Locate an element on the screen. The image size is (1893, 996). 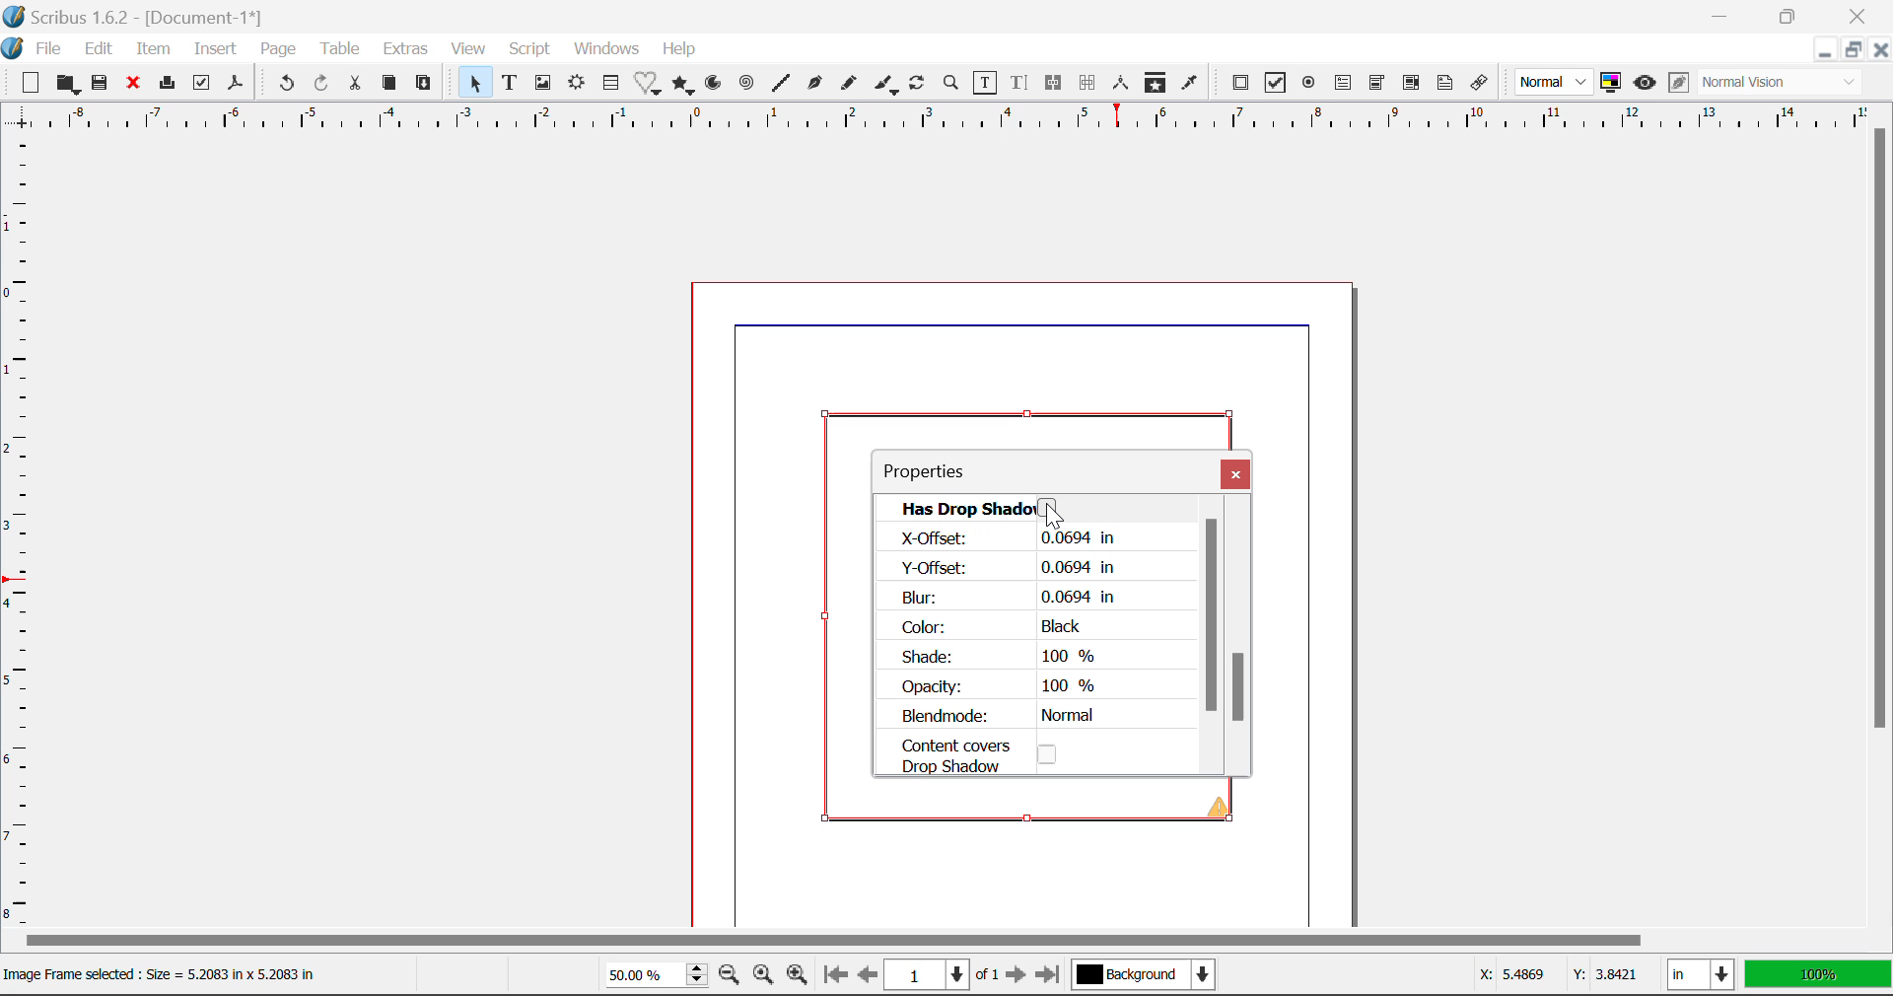
Item is located at coordinates (154, 50).